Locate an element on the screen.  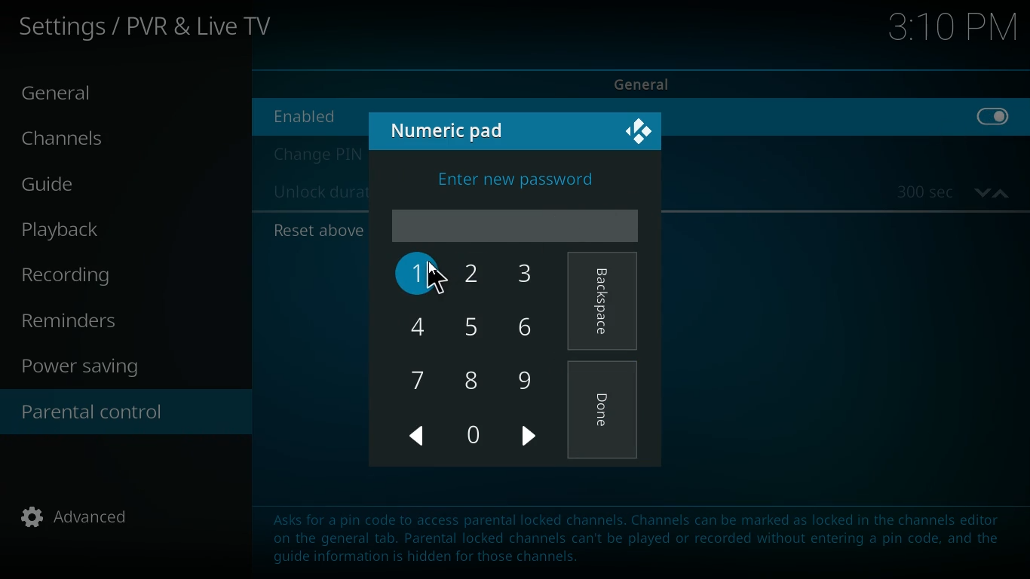
time is located at coordinates (953, 192).